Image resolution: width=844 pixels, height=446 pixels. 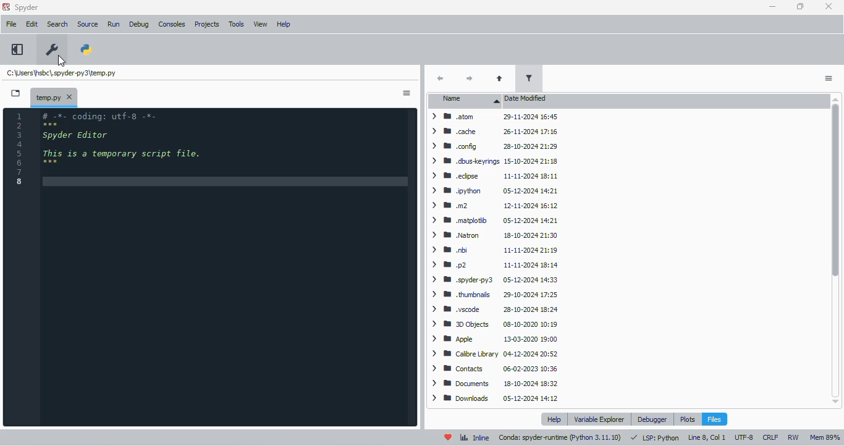 What do you see at coordinates (495, 398) in the screenshot?
I see `> MB Downloads ~~ 05-12-2024 14:12` at bounding box center [495, 398].